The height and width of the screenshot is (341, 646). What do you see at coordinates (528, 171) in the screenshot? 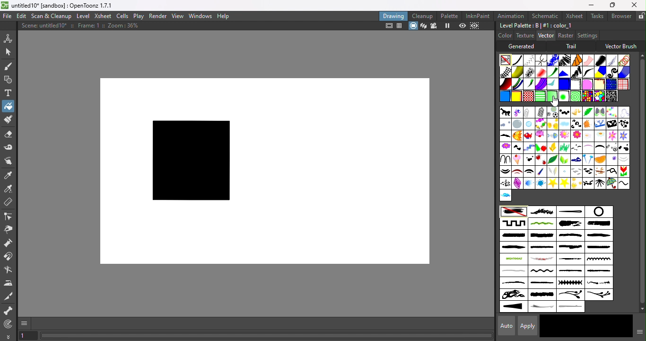
I see `Pare2` at bounding box center [528, 171].